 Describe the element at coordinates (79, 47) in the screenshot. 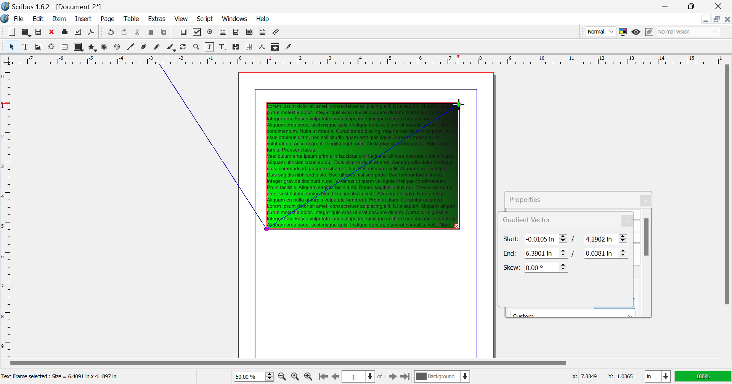

I see `Shapes` at that location.